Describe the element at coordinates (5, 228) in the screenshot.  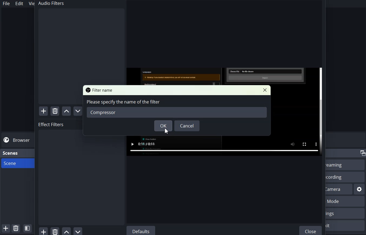
I see `Add Scene` at that location.